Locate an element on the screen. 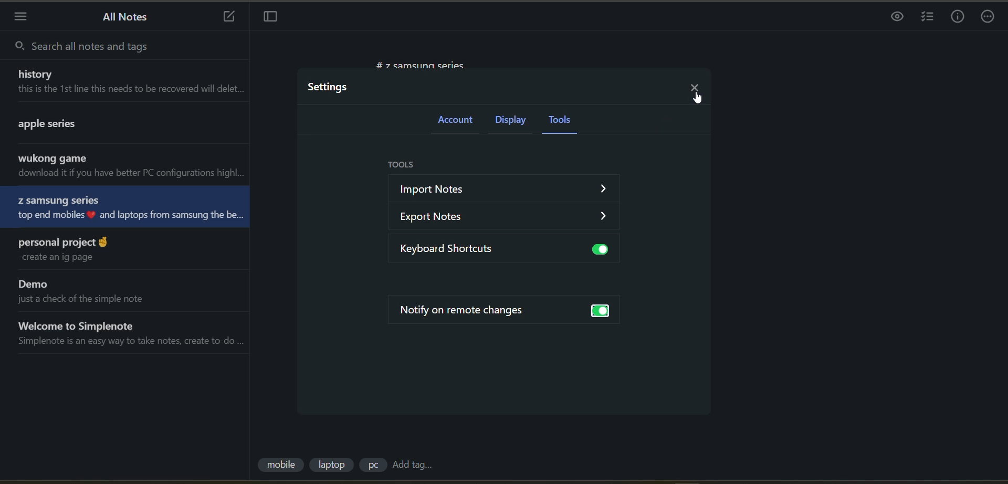  menu is located at coordinates (23, 17).